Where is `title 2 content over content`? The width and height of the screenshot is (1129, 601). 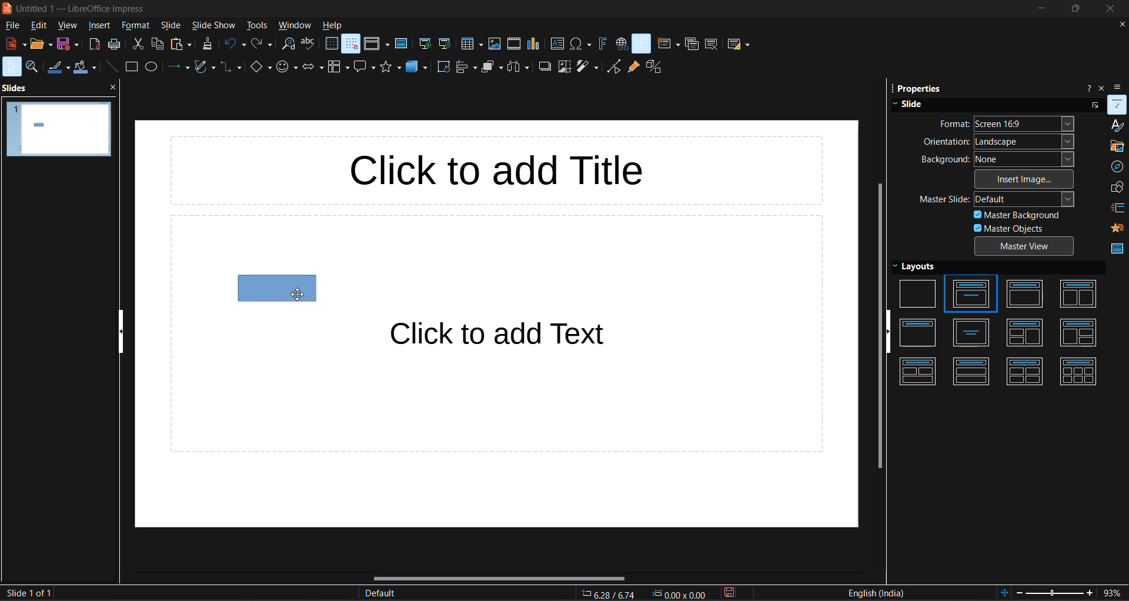
title 2 content over content is located at coordinates (920, 373).